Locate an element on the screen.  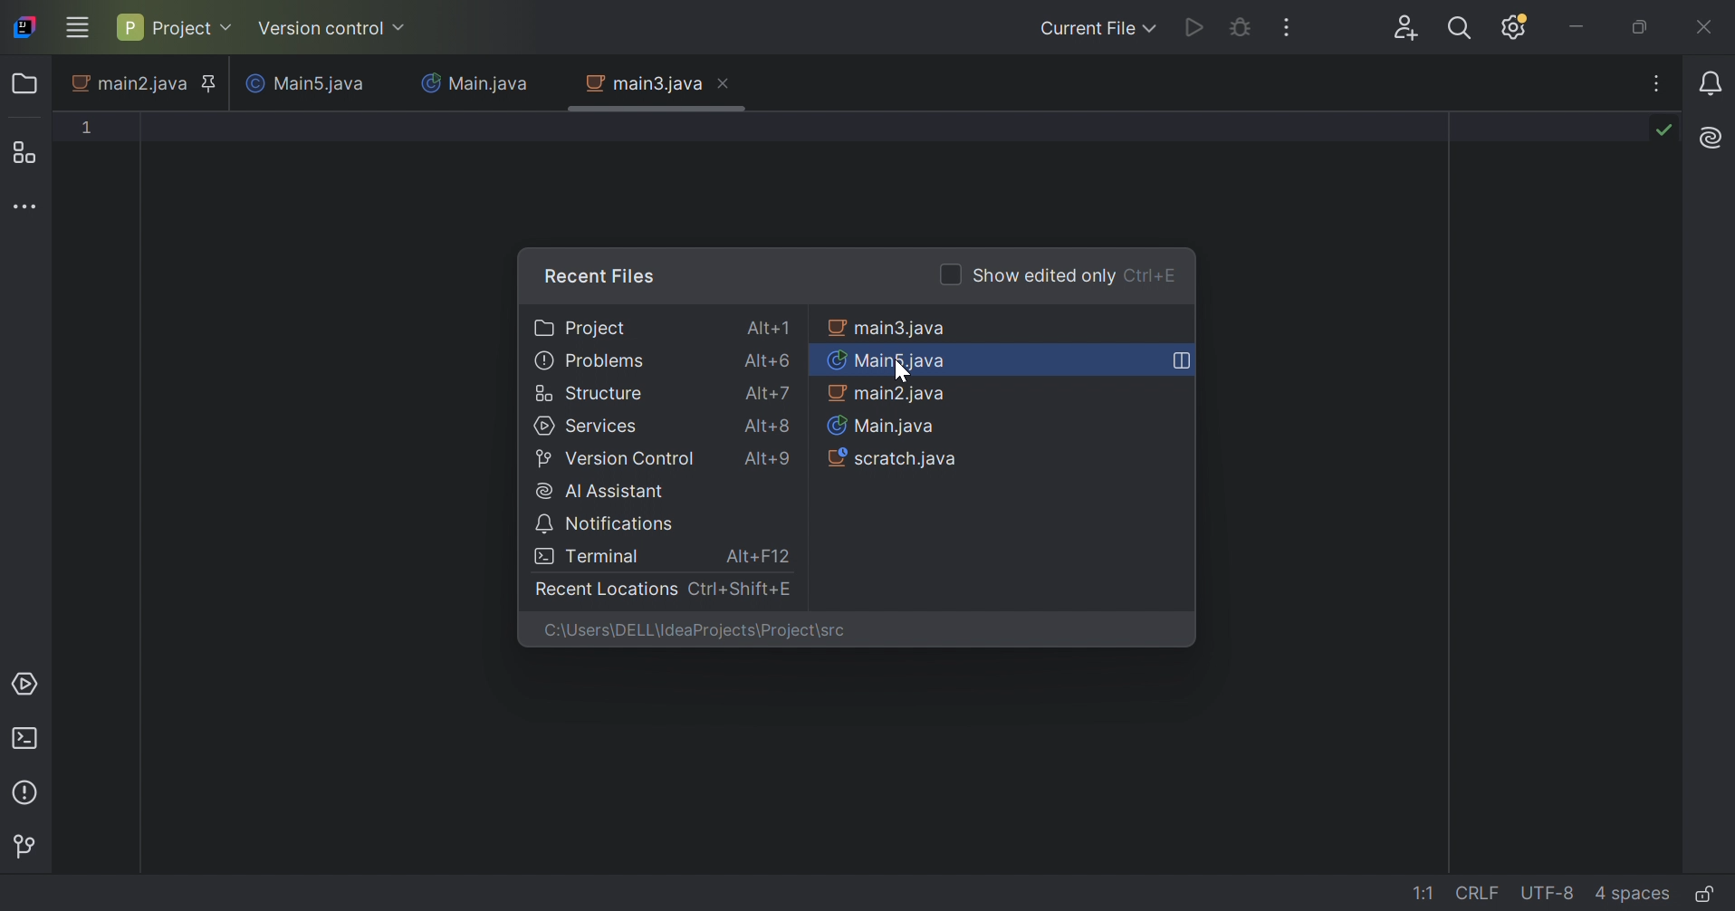
Terminal is located at coordinates (26, 738).